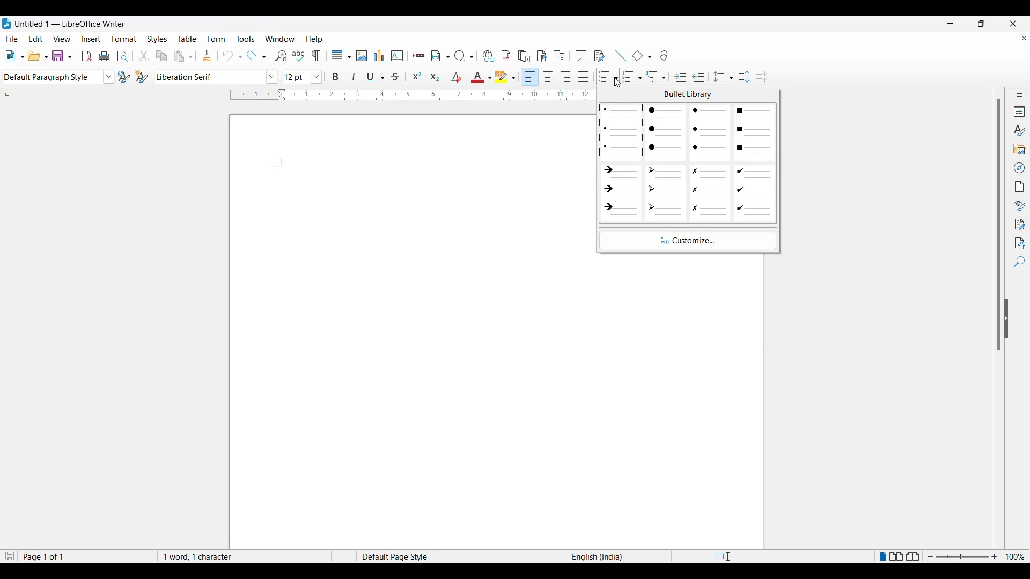  I want to click on Styles, so click(1019, 130).